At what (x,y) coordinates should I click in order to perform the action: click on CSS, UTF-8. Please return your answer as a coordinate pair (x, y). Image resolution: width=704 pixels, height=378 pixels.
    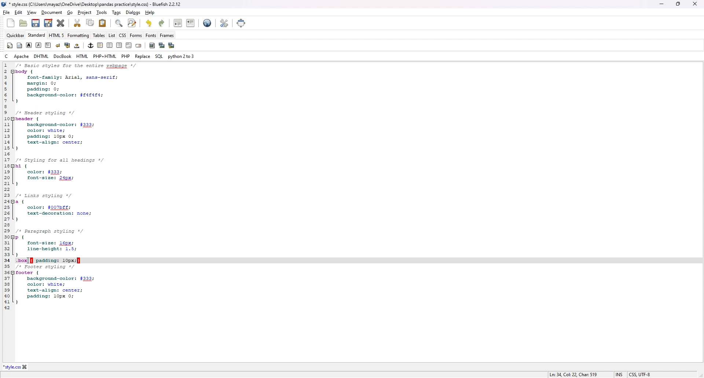
    Looking at the image, I should click on (640, 374).